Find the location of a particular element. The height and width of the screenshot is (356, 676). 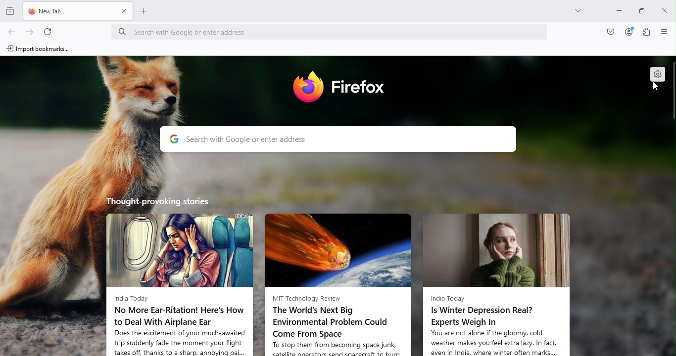

New articles is located at coordinates (180, 275).